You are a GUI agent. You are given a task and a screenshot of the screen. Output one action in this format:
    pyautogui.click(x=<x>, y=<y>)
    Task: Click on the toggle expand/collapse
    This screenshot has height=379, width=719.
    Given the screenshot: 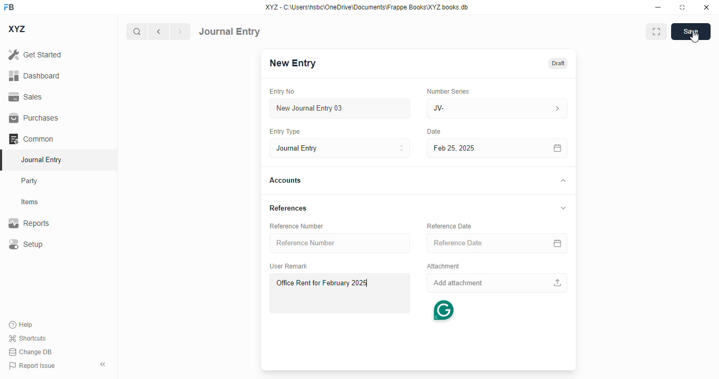 What is the action you would take?
    pyautogui.click(x=561, y=181)
    